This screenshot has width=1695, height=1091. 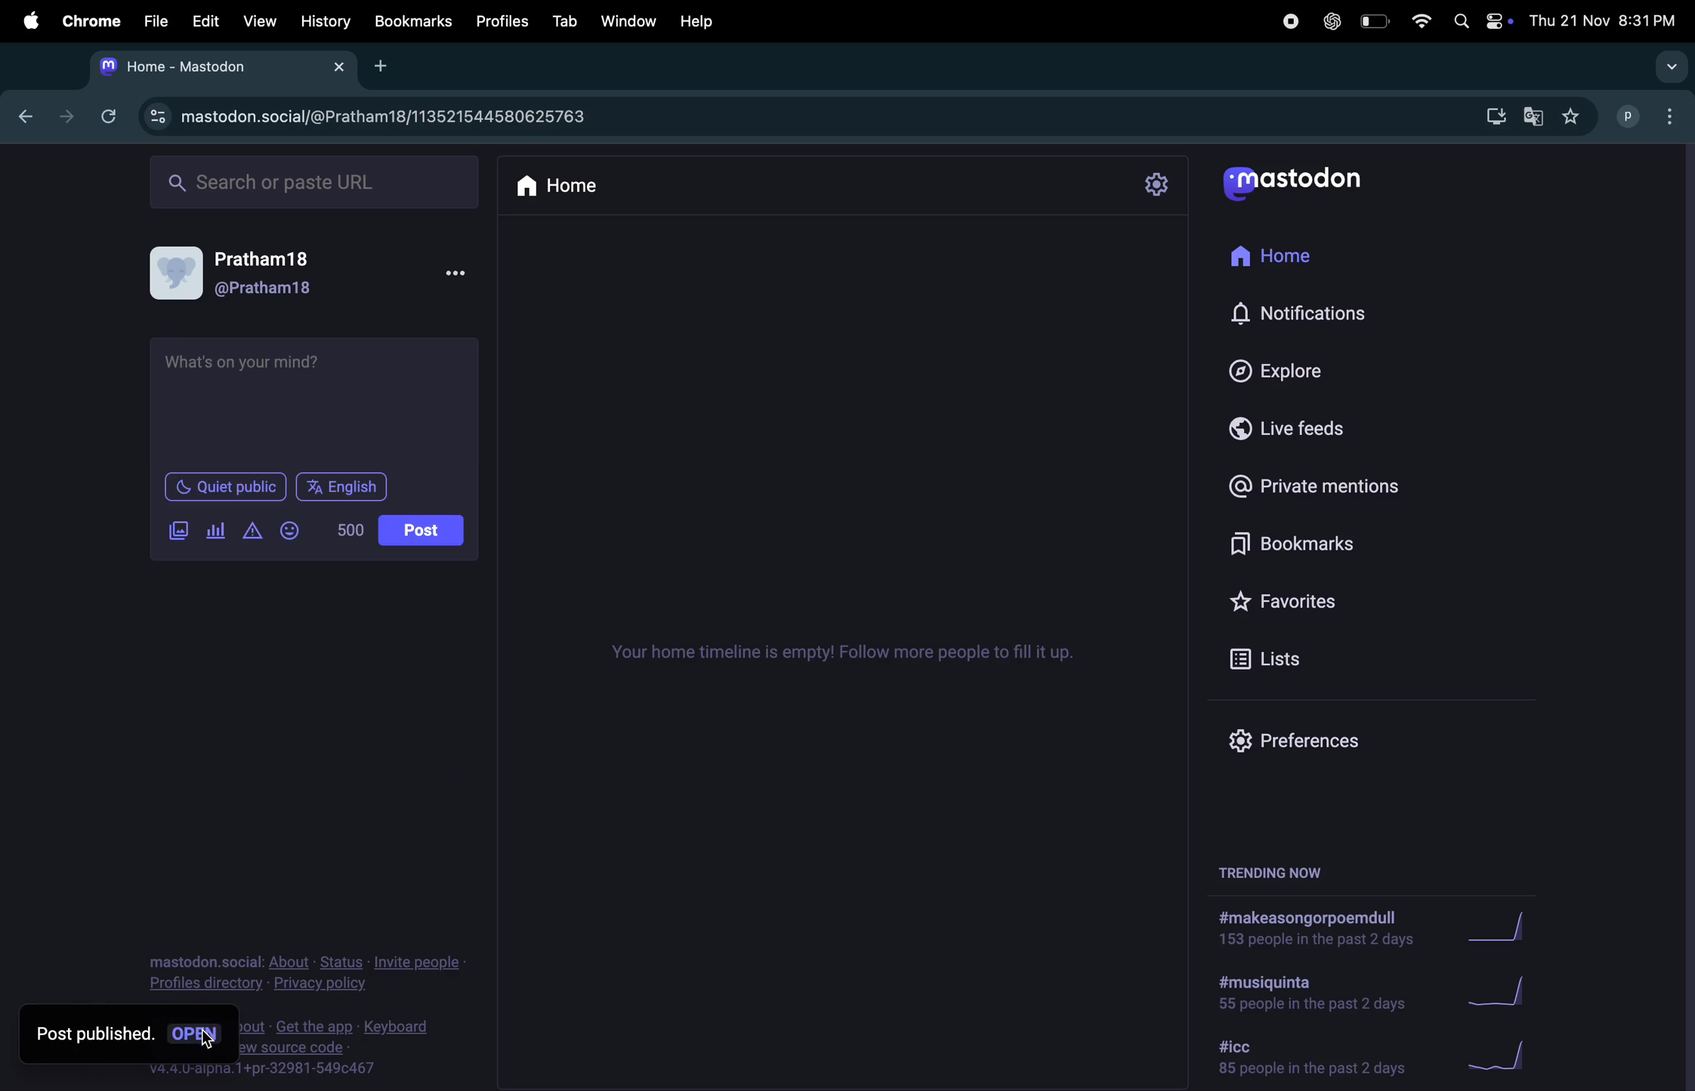 I want to click on bookmarks, so click(x=1292, y=544).